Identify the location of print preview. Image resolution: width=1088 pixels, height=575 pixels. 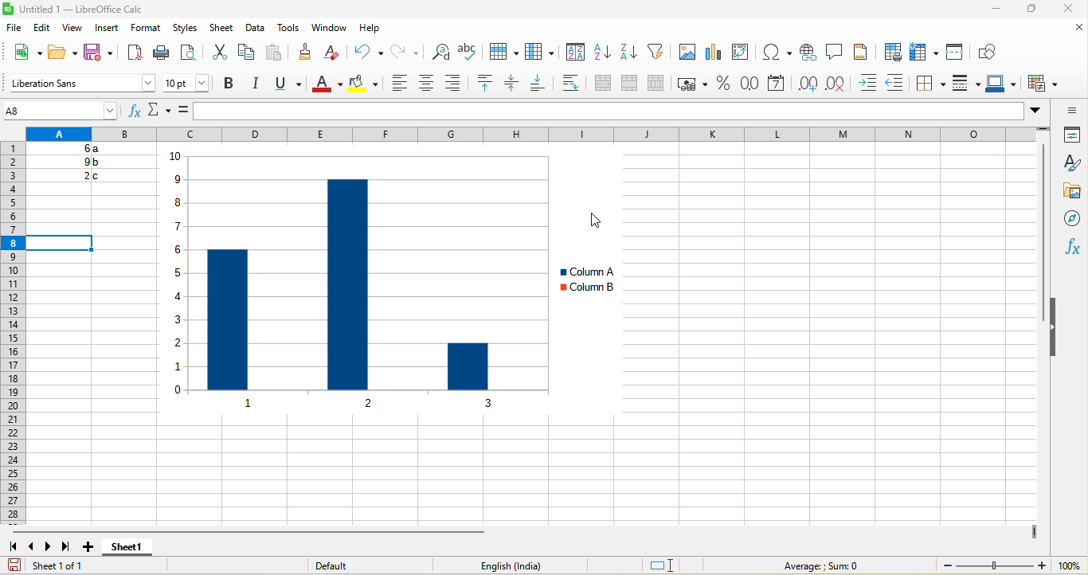
(190, 52).